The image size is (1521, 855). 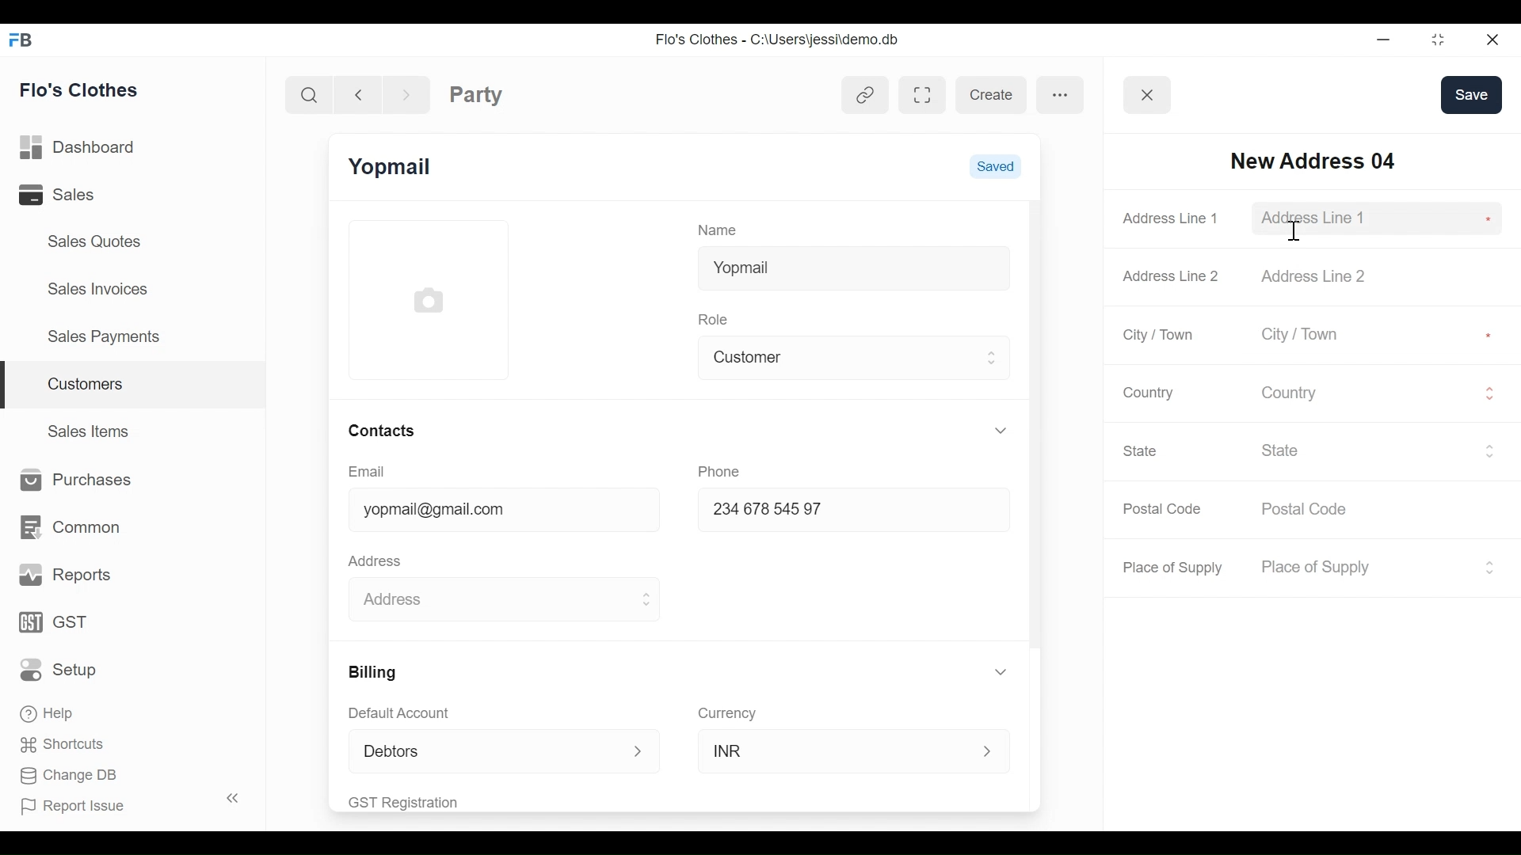 I want to click on Debtors, so click(x=478, y=750).